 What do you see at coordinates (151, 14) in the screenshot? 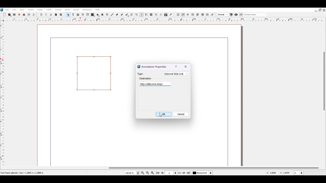
I see `Link text Frame` at bounding box center [151, 14].